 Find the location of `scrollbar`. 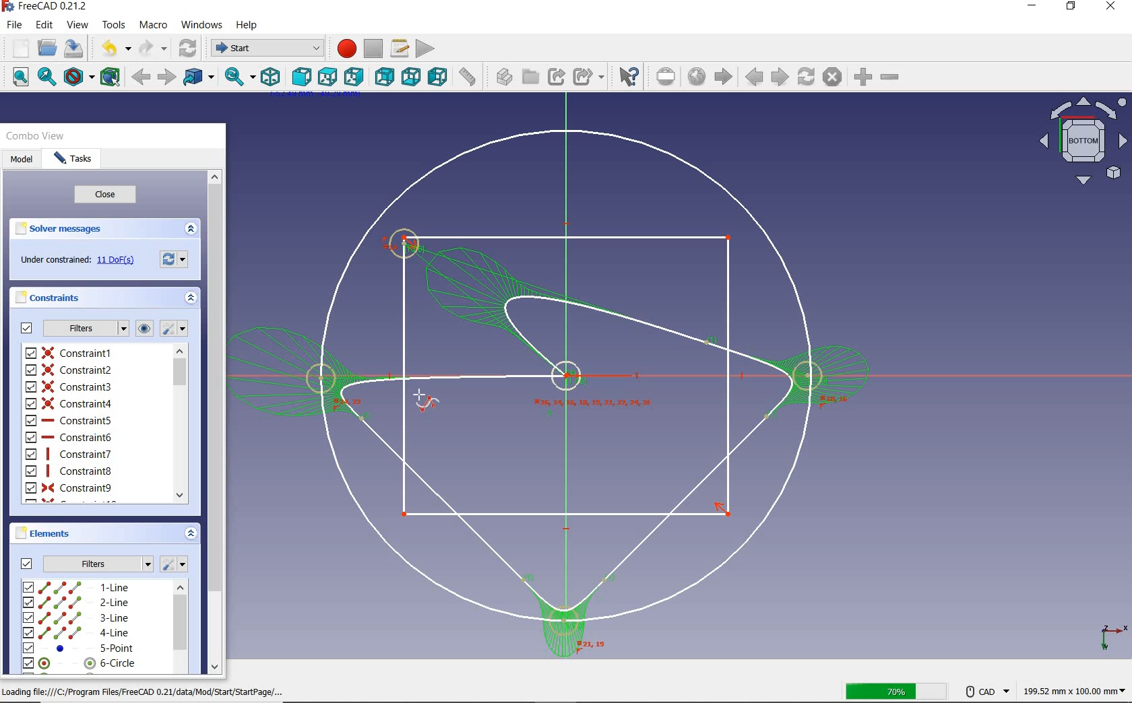

scrollbar is located at coordinates (215, 420).